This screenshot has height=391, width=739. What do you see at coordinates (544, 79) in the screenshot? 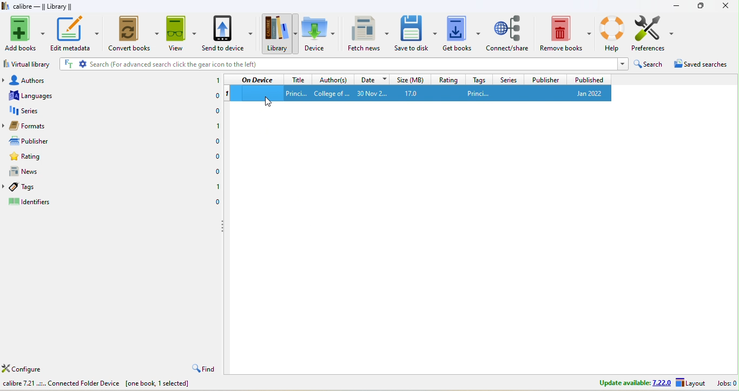
I see `publisher` at bounding box center [544, 79].